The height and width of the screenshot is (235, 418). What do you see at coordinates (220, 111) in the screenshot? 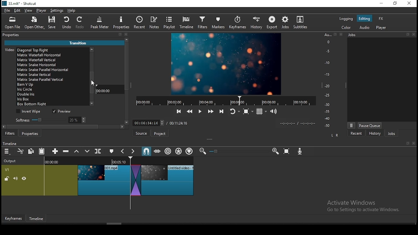
I see `skip to next point` at bounding box center [220, 111].